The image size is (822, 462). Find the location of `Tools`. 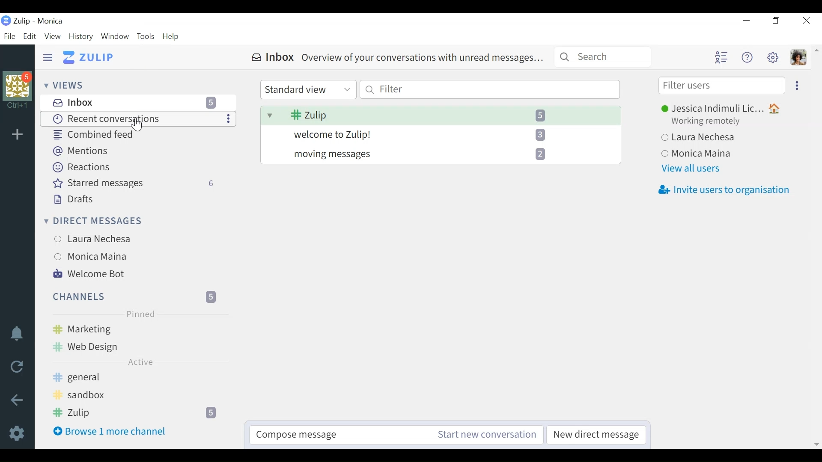

Tools is located at coordinates (146, 36).